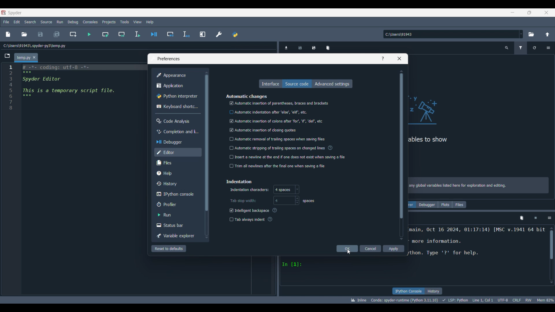 The width and height of the screenshot is (555, 312). I want to click on Code details, so click(478, 247).